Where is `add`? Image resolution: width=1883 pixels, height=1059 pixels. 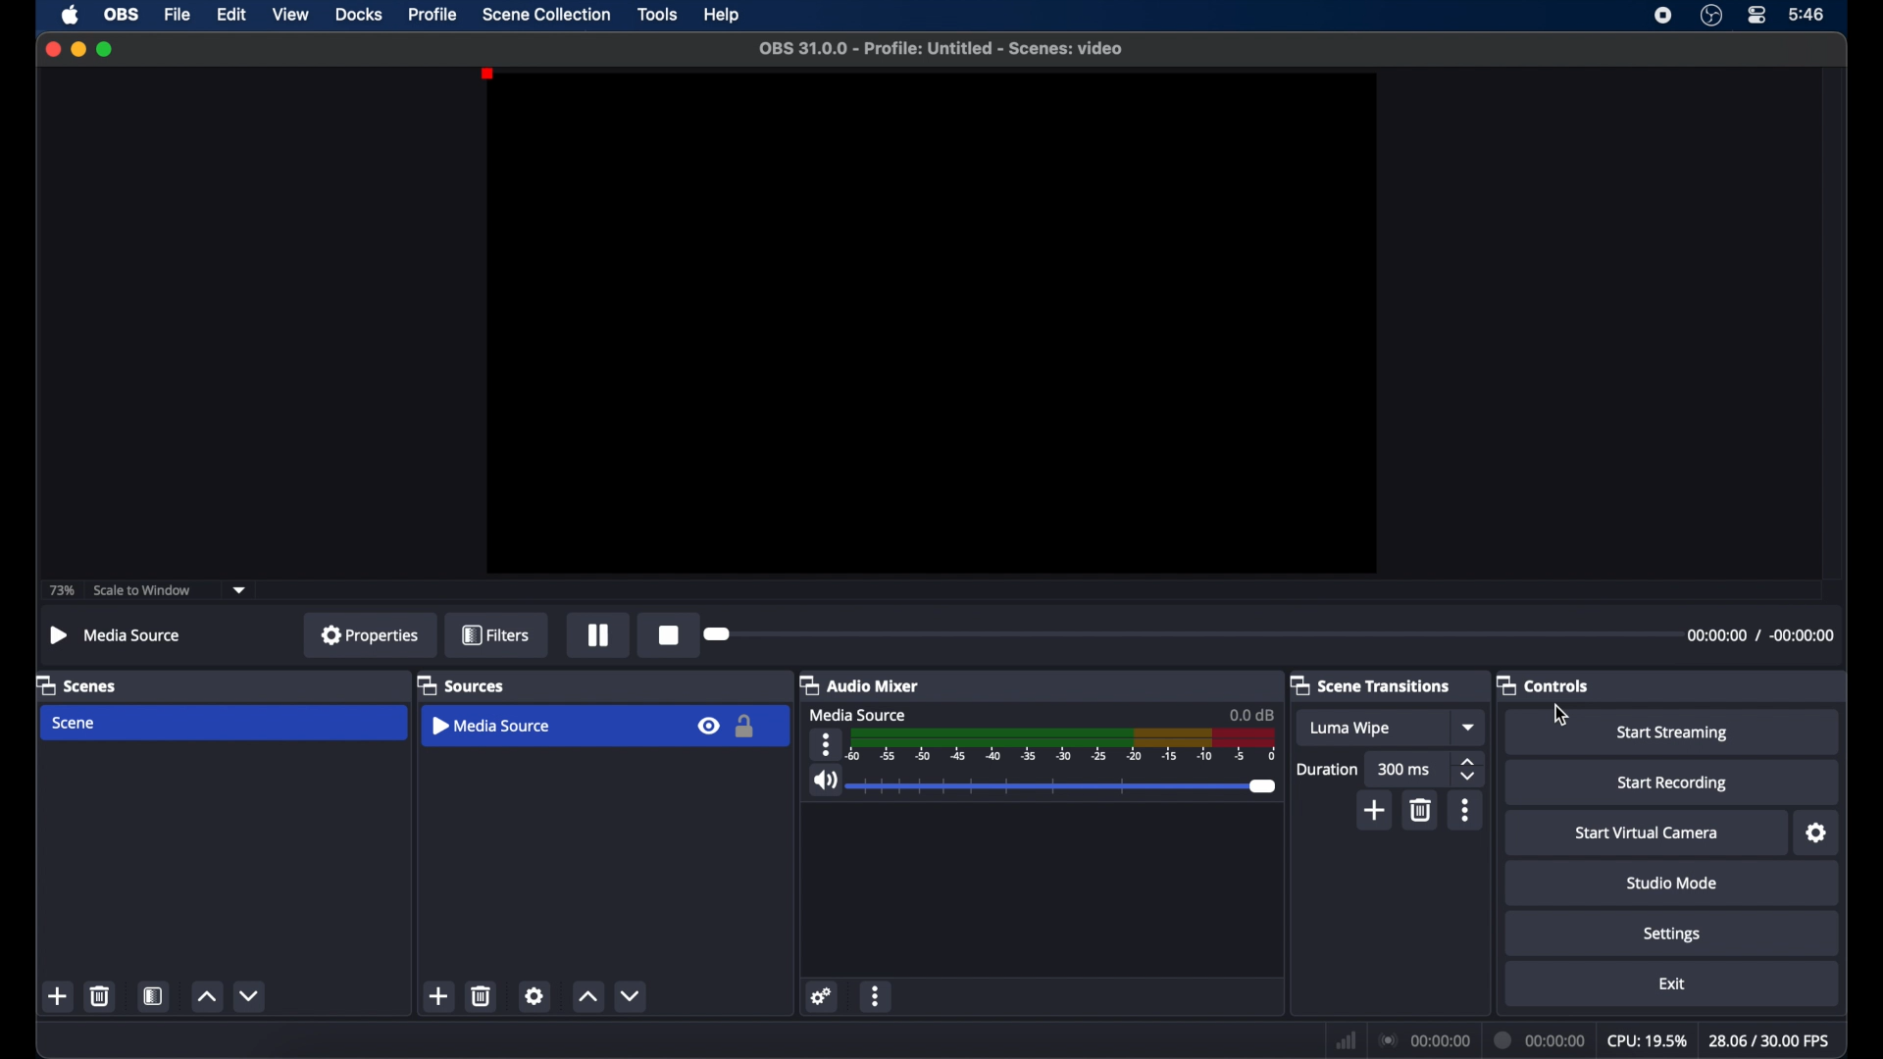
add is located at coordinates (59, 997).